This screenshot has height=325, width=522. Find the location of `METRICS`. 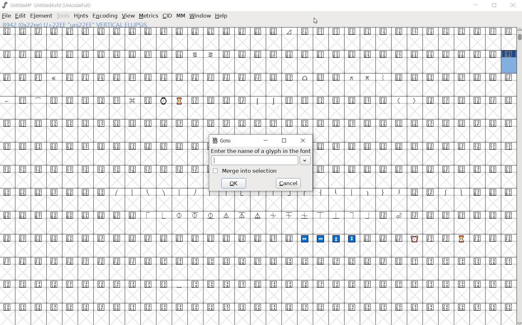

METRICS is located at coordinates (148, 16).